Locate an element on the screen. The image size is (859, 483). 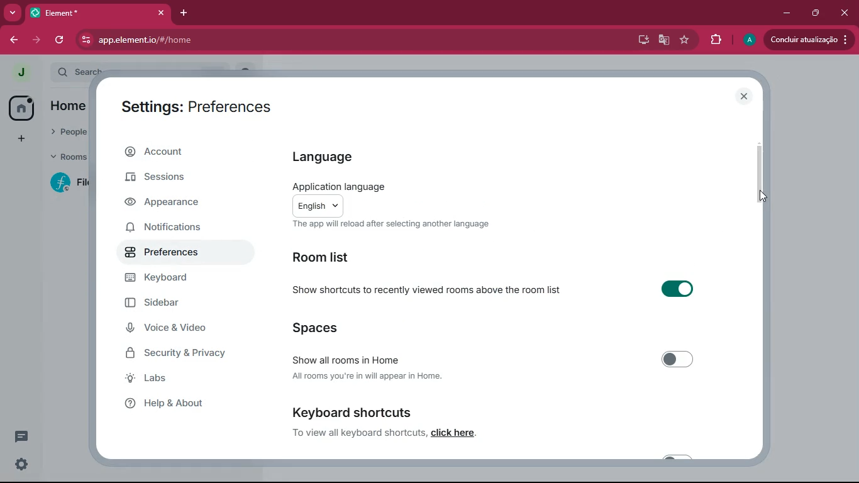
app.element.io/#/home is located at coordinates (230, 40).